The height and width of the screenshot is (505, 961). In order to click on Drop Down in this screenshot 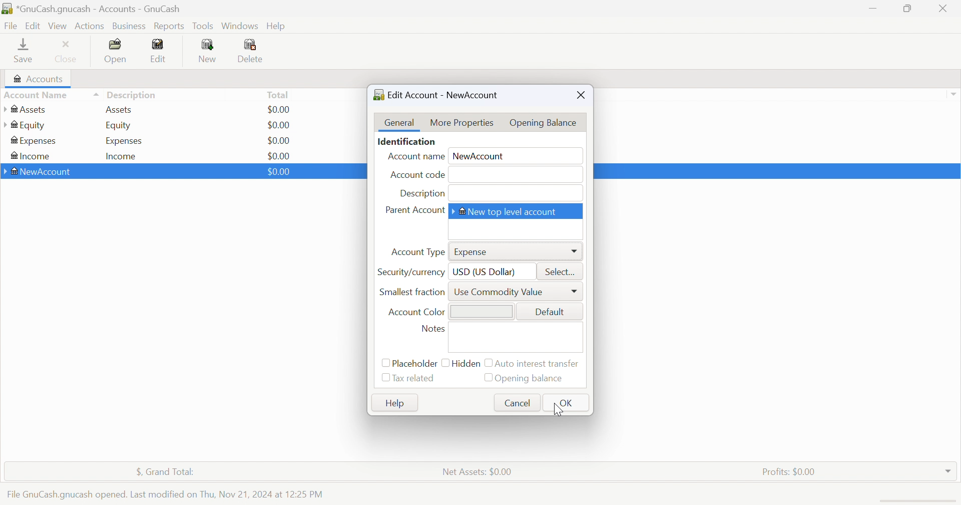, I will do `click(953, 94)`.